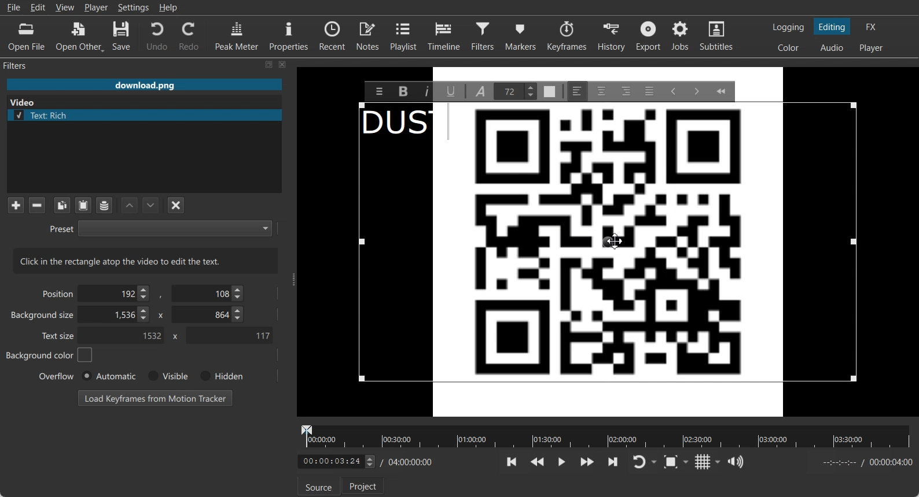 Image resolution: width=919 pixels, height=497 pixels. Describe the element at coordinates (219, 376) in the screenshot. I see `Hidden` at that location.